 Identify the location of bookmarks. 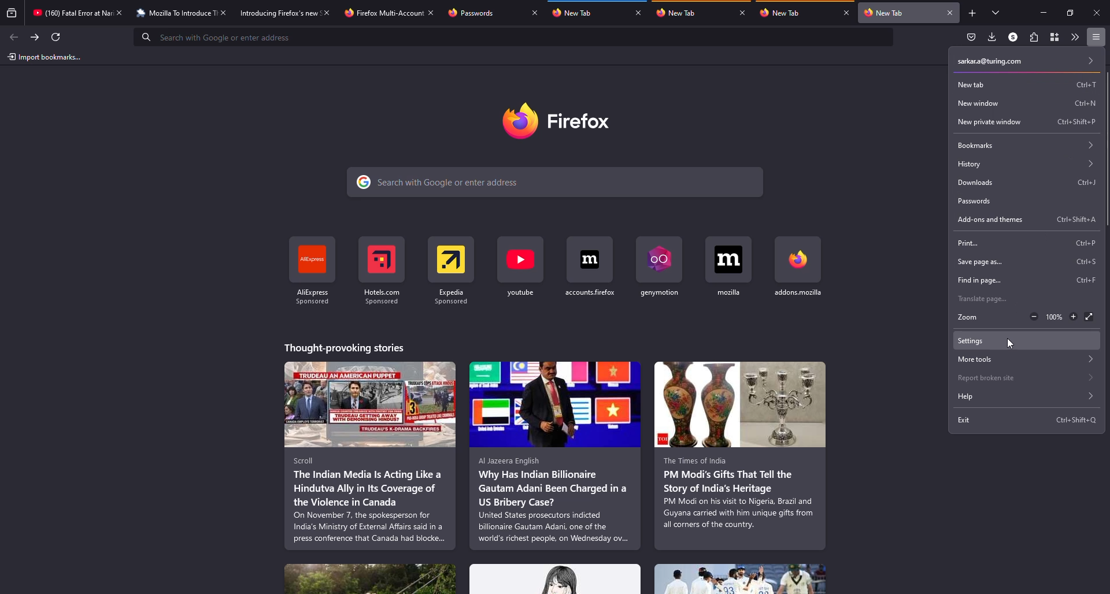
(1025, 143).